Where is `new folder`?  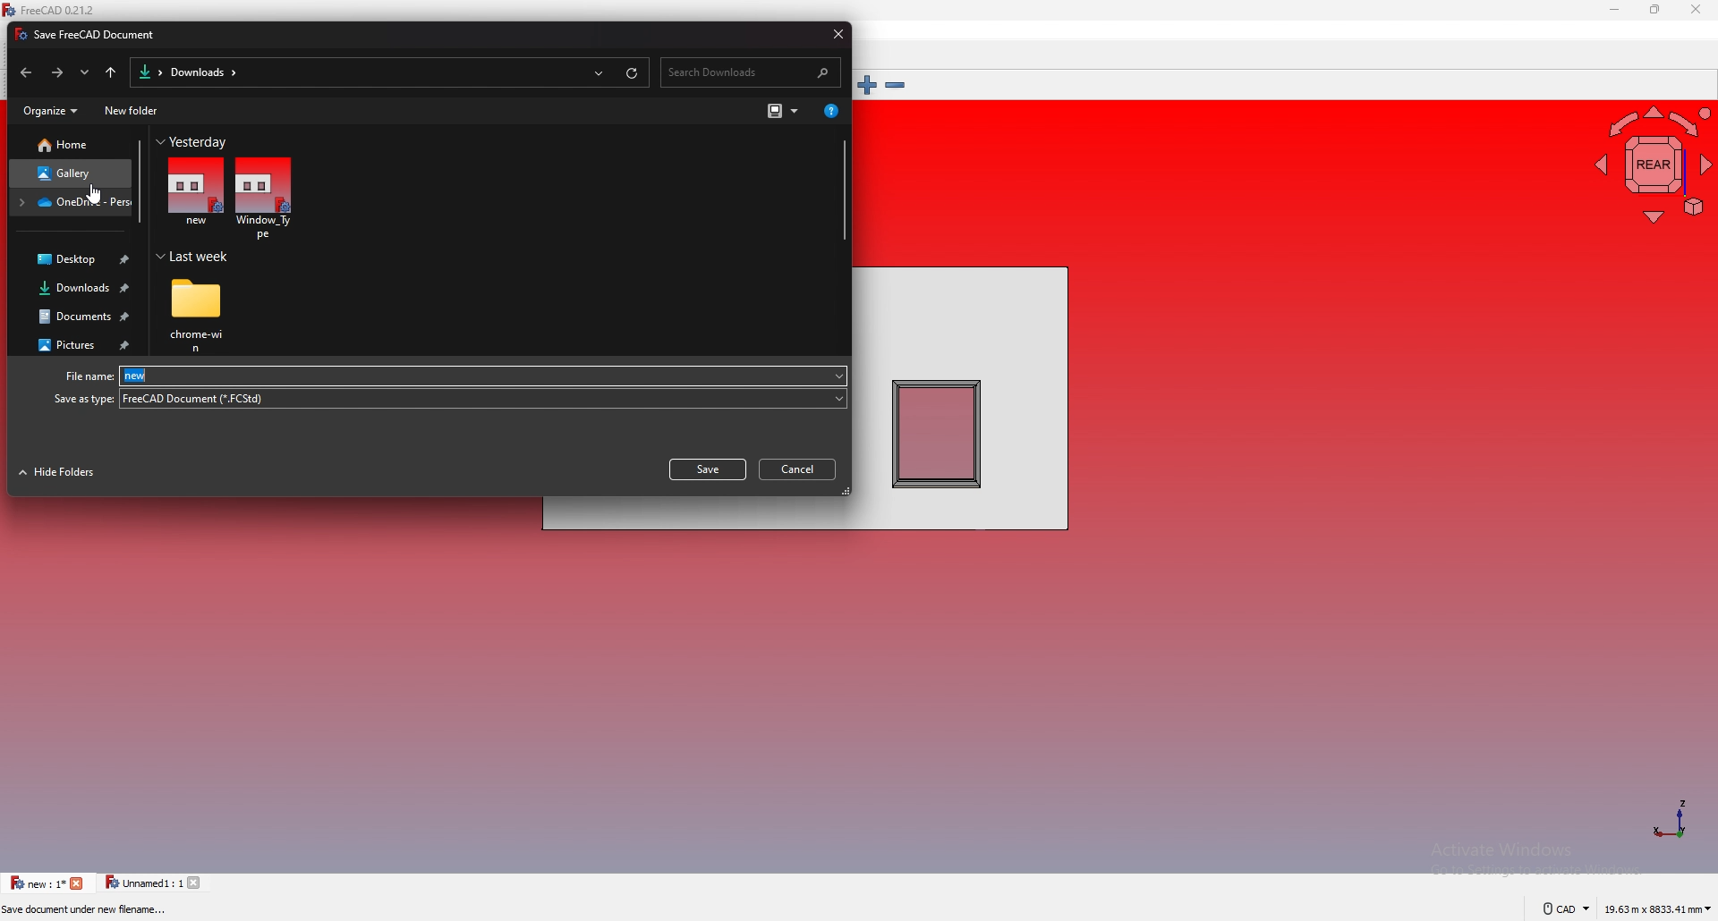 new folder is located at coordinates (132, 110).